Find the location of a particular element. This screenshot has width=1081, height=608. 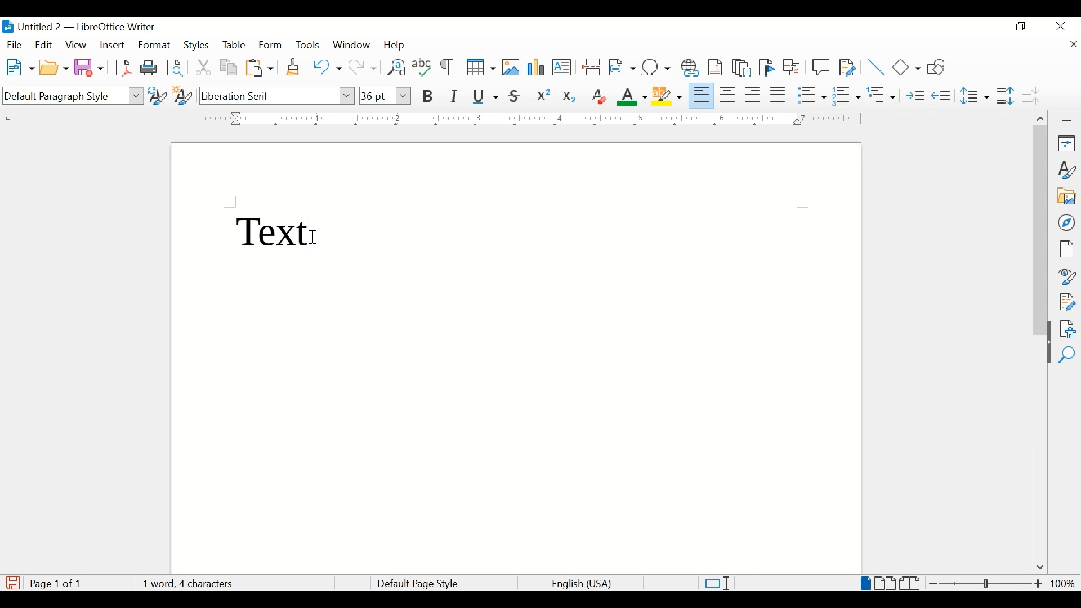

align center is located at coordinates (729, 96).